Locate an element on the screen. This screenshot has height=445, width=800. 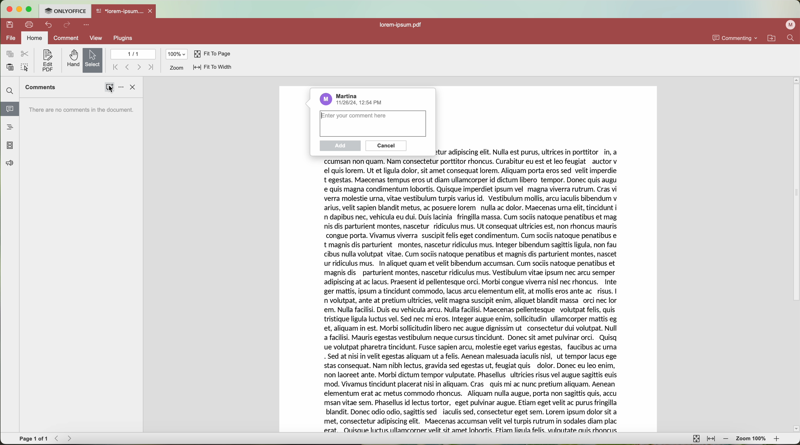
Martina is located at coordinates (347, 95).